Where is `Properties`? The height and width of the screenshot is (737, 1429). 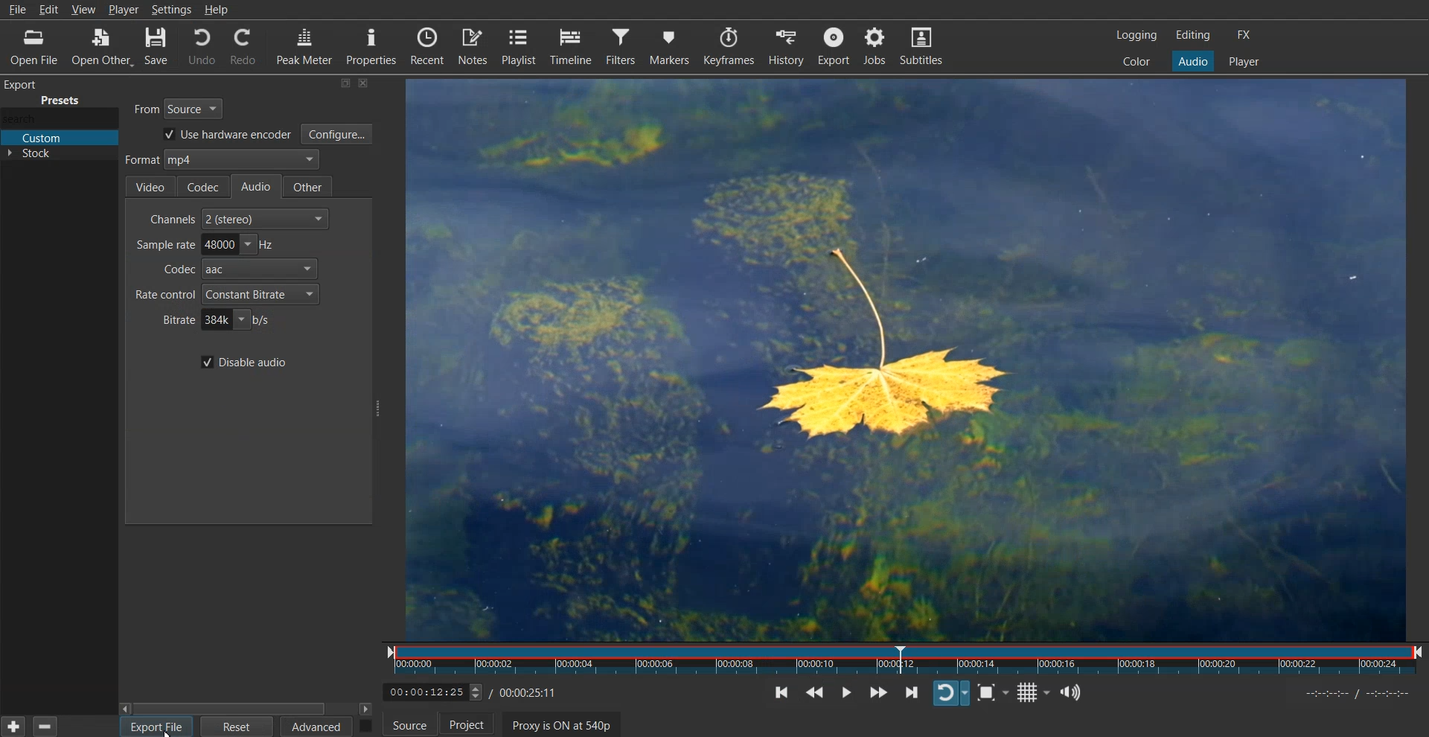 Properties is located at coordinates (371, 46).